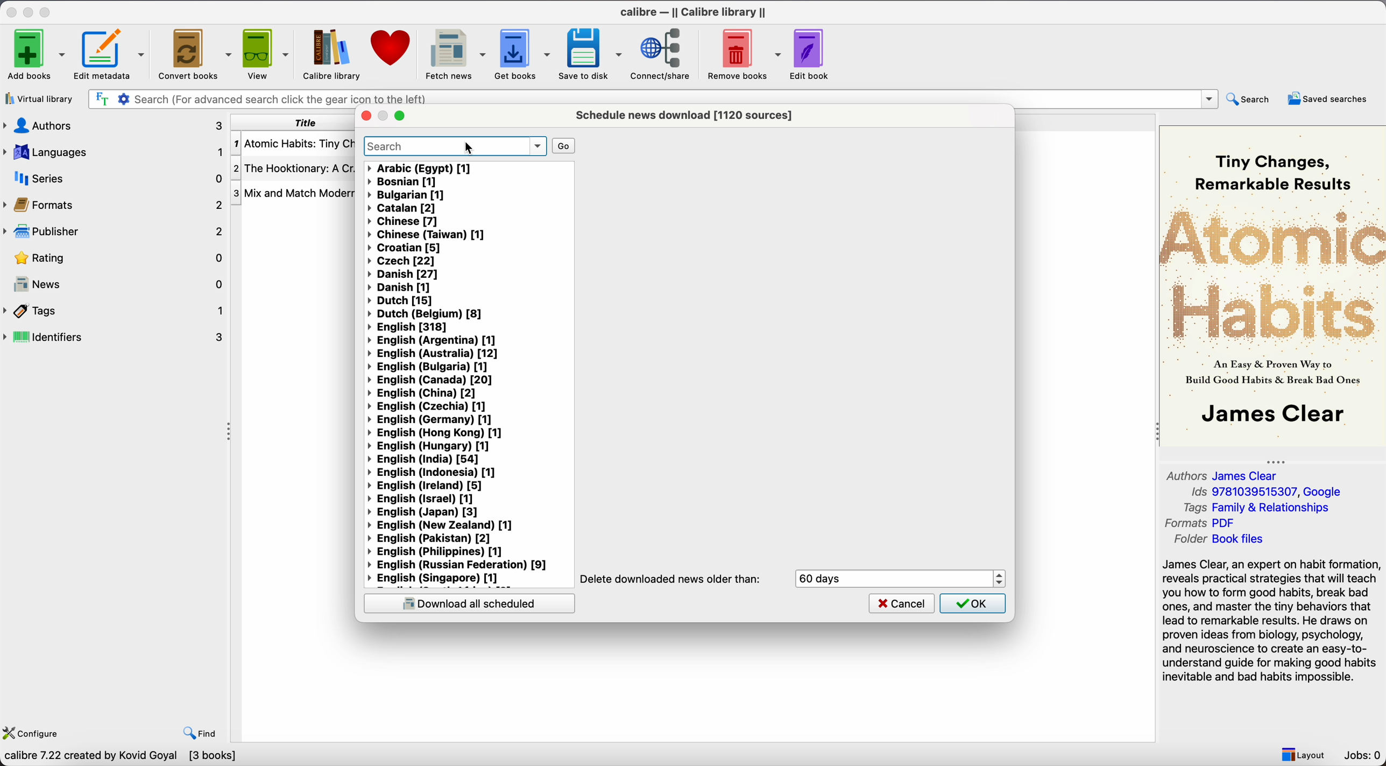  I want to click on Authors James Clear, so click(1224, 474).